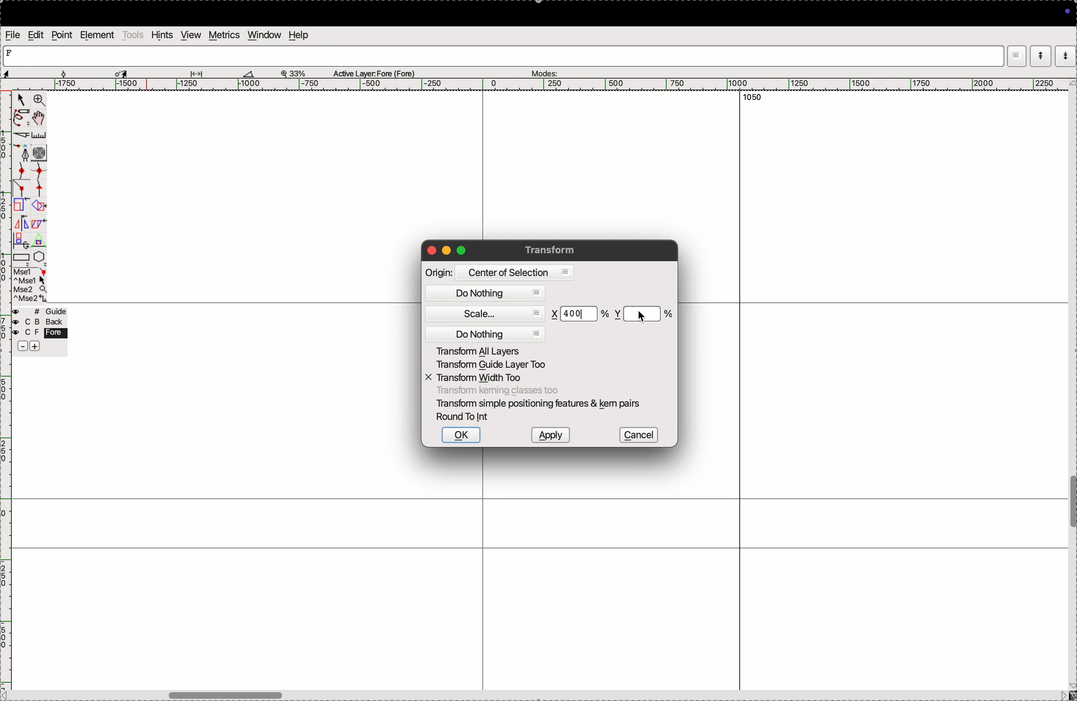 This screenshot has height=701, width=1077. Describe the element at coordinates (447, 251) in the screenshot. I see `minimize` at that location.